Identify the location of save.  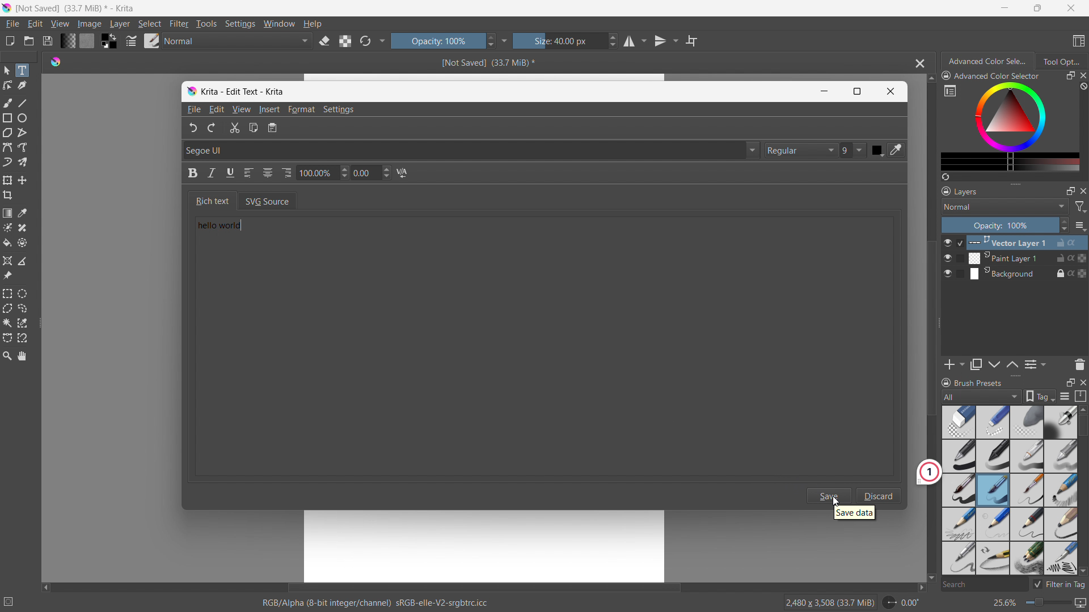
(47, 41).